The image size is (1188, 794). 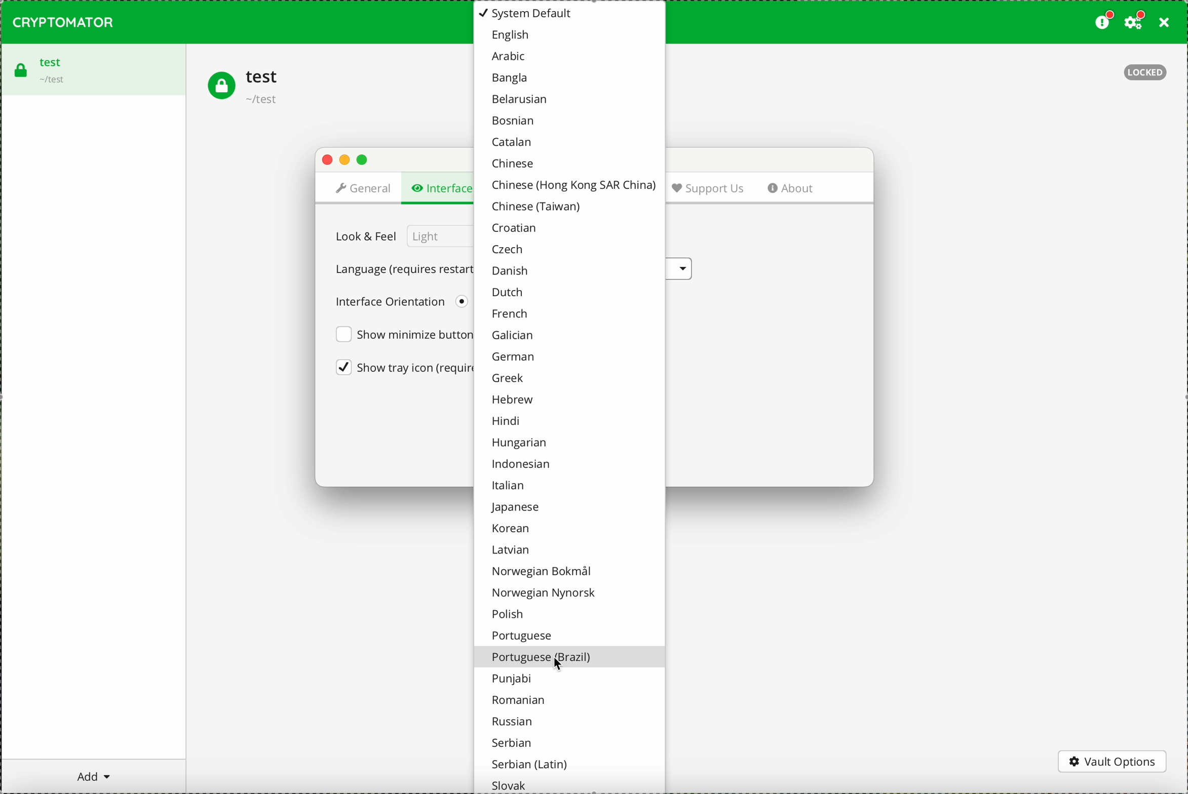 What do you see at coordinates (509, 57) in the screenshot?
I see `arabic` at bounding box center [509, 57].